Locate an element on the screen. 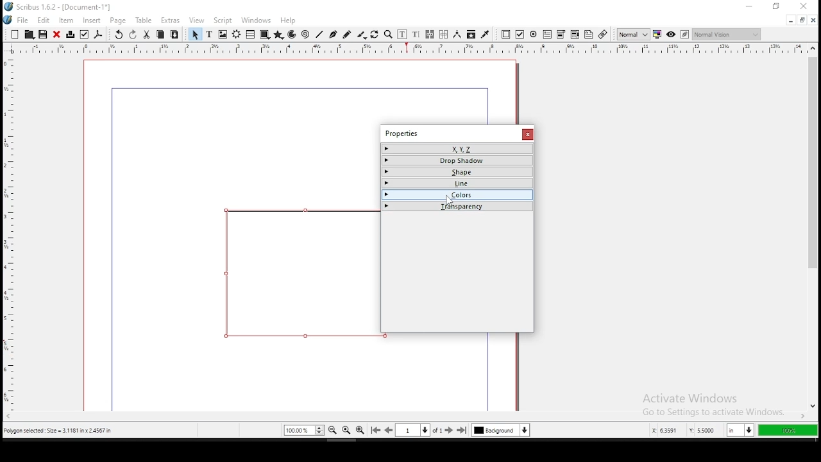  cursor is located at coordinates (448, 201).